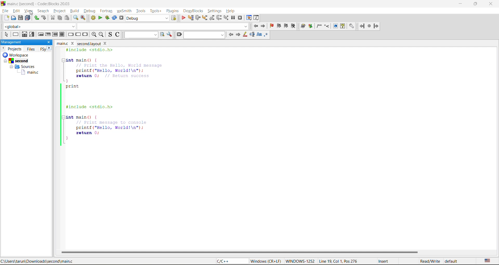 This screenshot has height=265, width=499. Describe the element at coordinates (253, 35) in the screenshot. I see `selected text` at that location.